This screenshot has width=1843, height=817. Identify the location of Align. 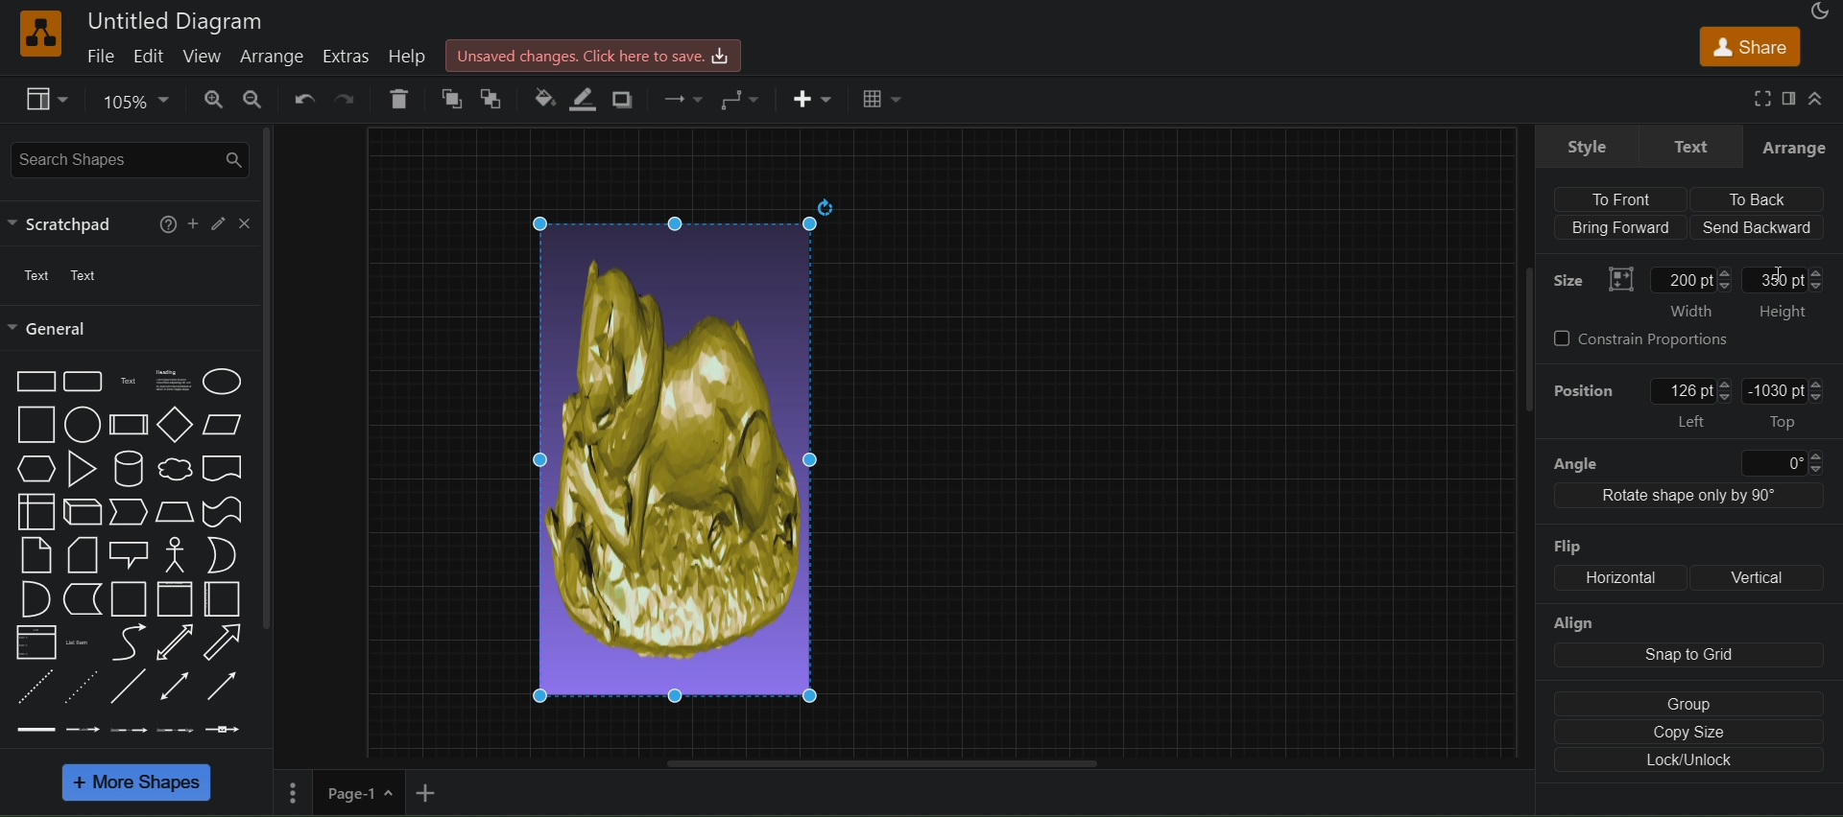
(1575, 624).